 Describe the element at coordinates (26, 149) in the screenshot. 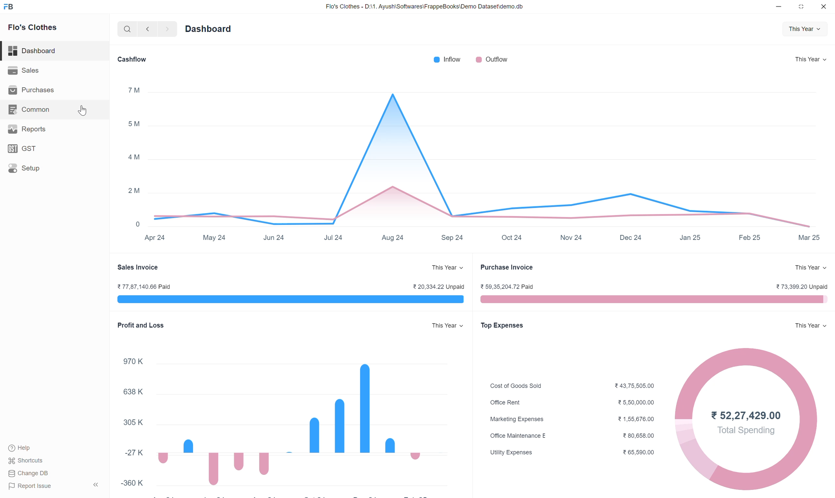

I see `GST` at that location.